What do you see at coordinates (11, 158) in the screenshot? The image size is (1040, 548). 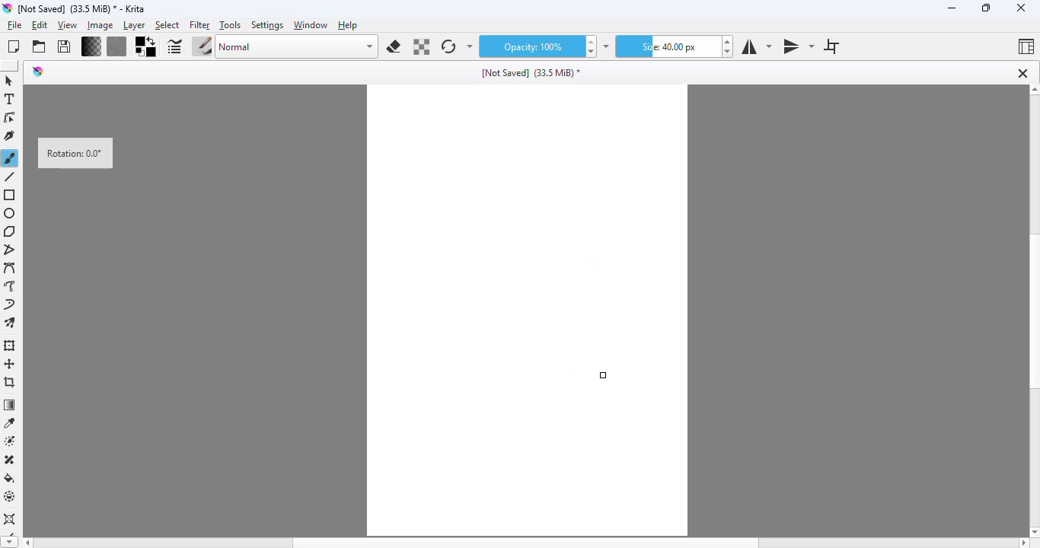 I see `freehand brush tool` at bounding box center [11, 158].